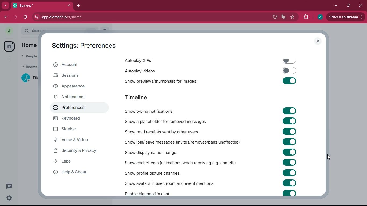 The height and width of the screenshot is (206, 367). Describe the element at coordinates (16, 18) in the screenshot. I see `forward` at that location.